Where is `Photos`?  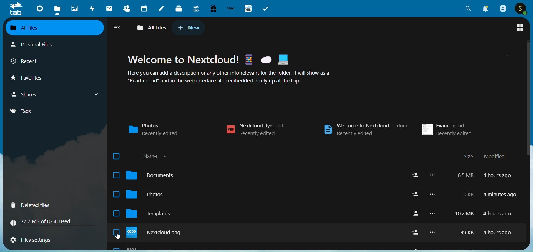
Photos is located at coordinates (265, 194).